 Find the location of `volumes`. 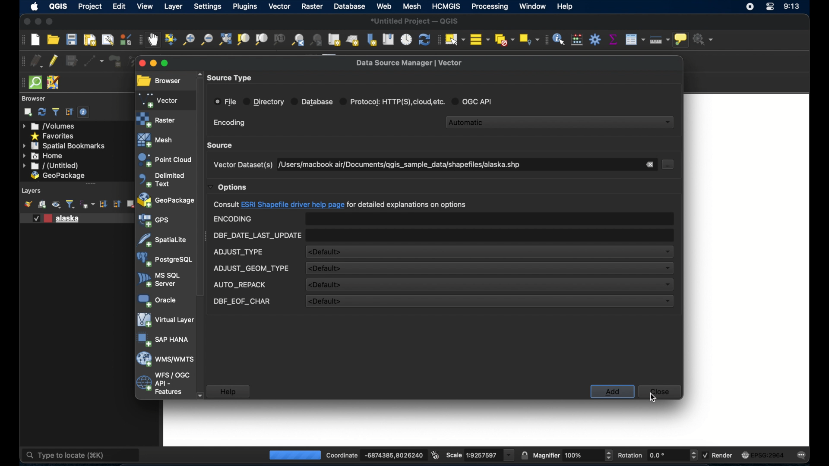

volumes is located at coordinates (53, 126).